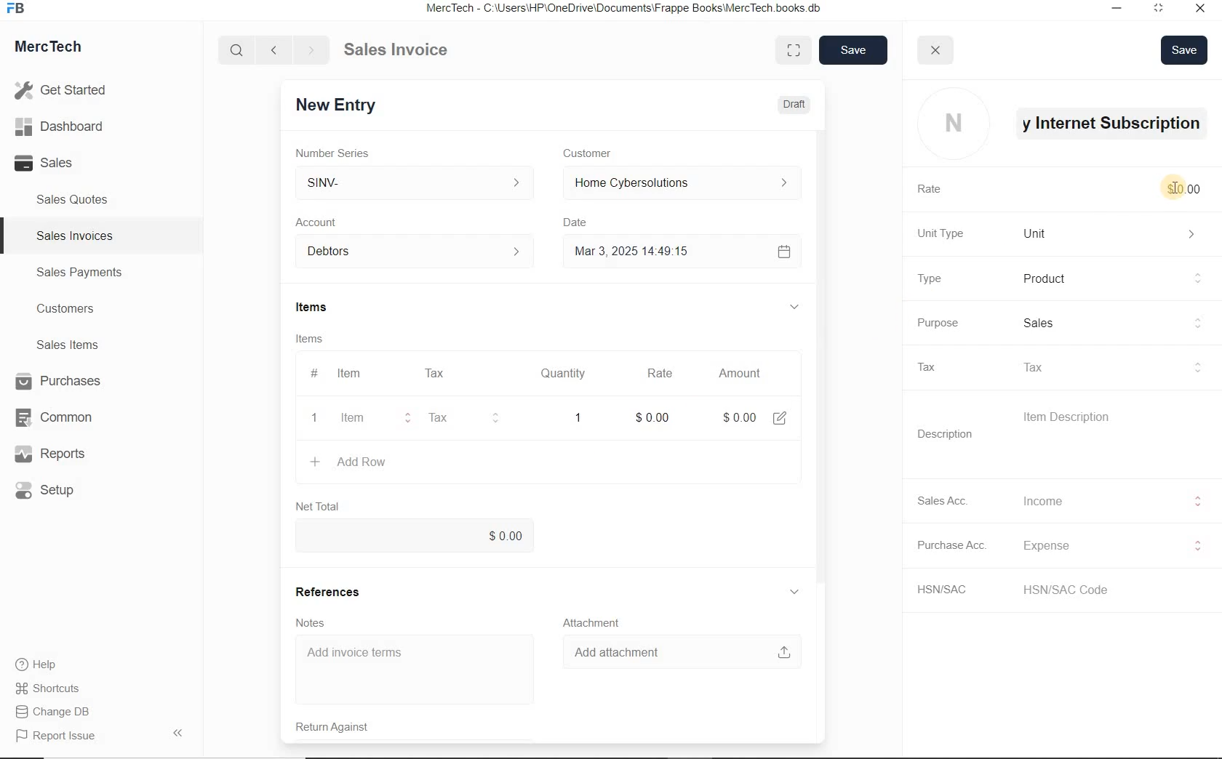  What do you see at coordinates (629, 253) in the screenshot?
I see `Mar 3, 2025 14:49:15` at bounding box center [629, 253].